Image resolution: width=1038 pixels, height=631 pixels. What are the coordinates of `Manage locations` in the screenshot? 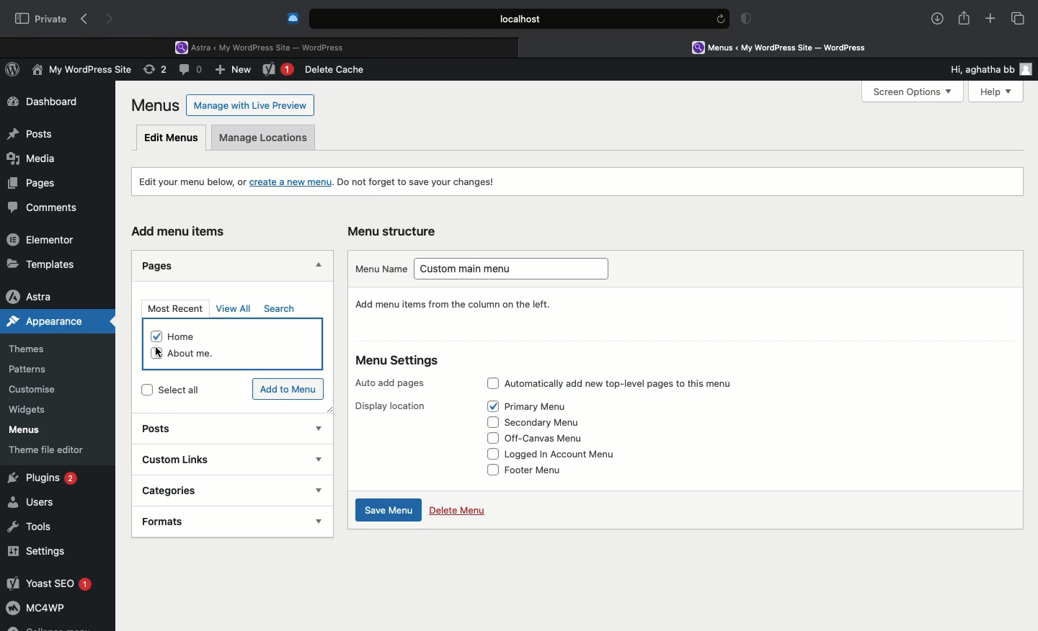 It's located at (267, 141).